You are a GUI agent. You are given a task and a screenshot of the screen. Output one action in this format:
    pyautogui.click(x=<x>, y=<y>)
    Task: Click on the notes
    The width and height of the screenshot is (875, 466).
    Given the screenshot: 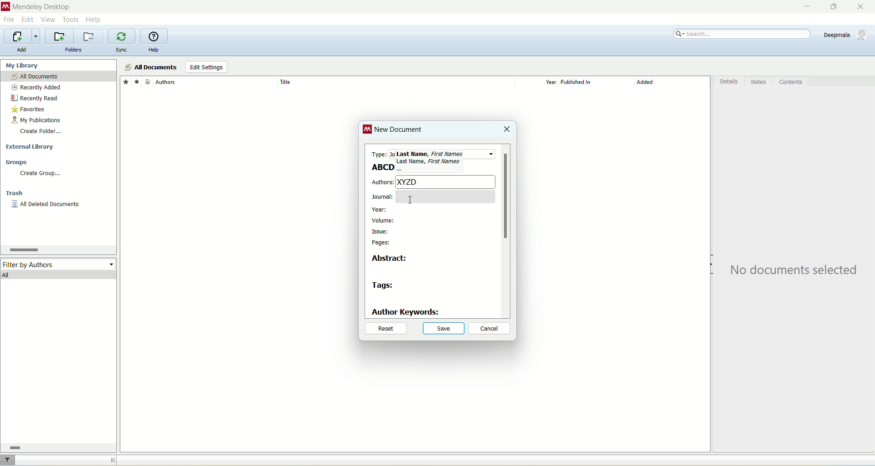 What is the action you would take?
    pyautogui.click(x=760, y=82)
    